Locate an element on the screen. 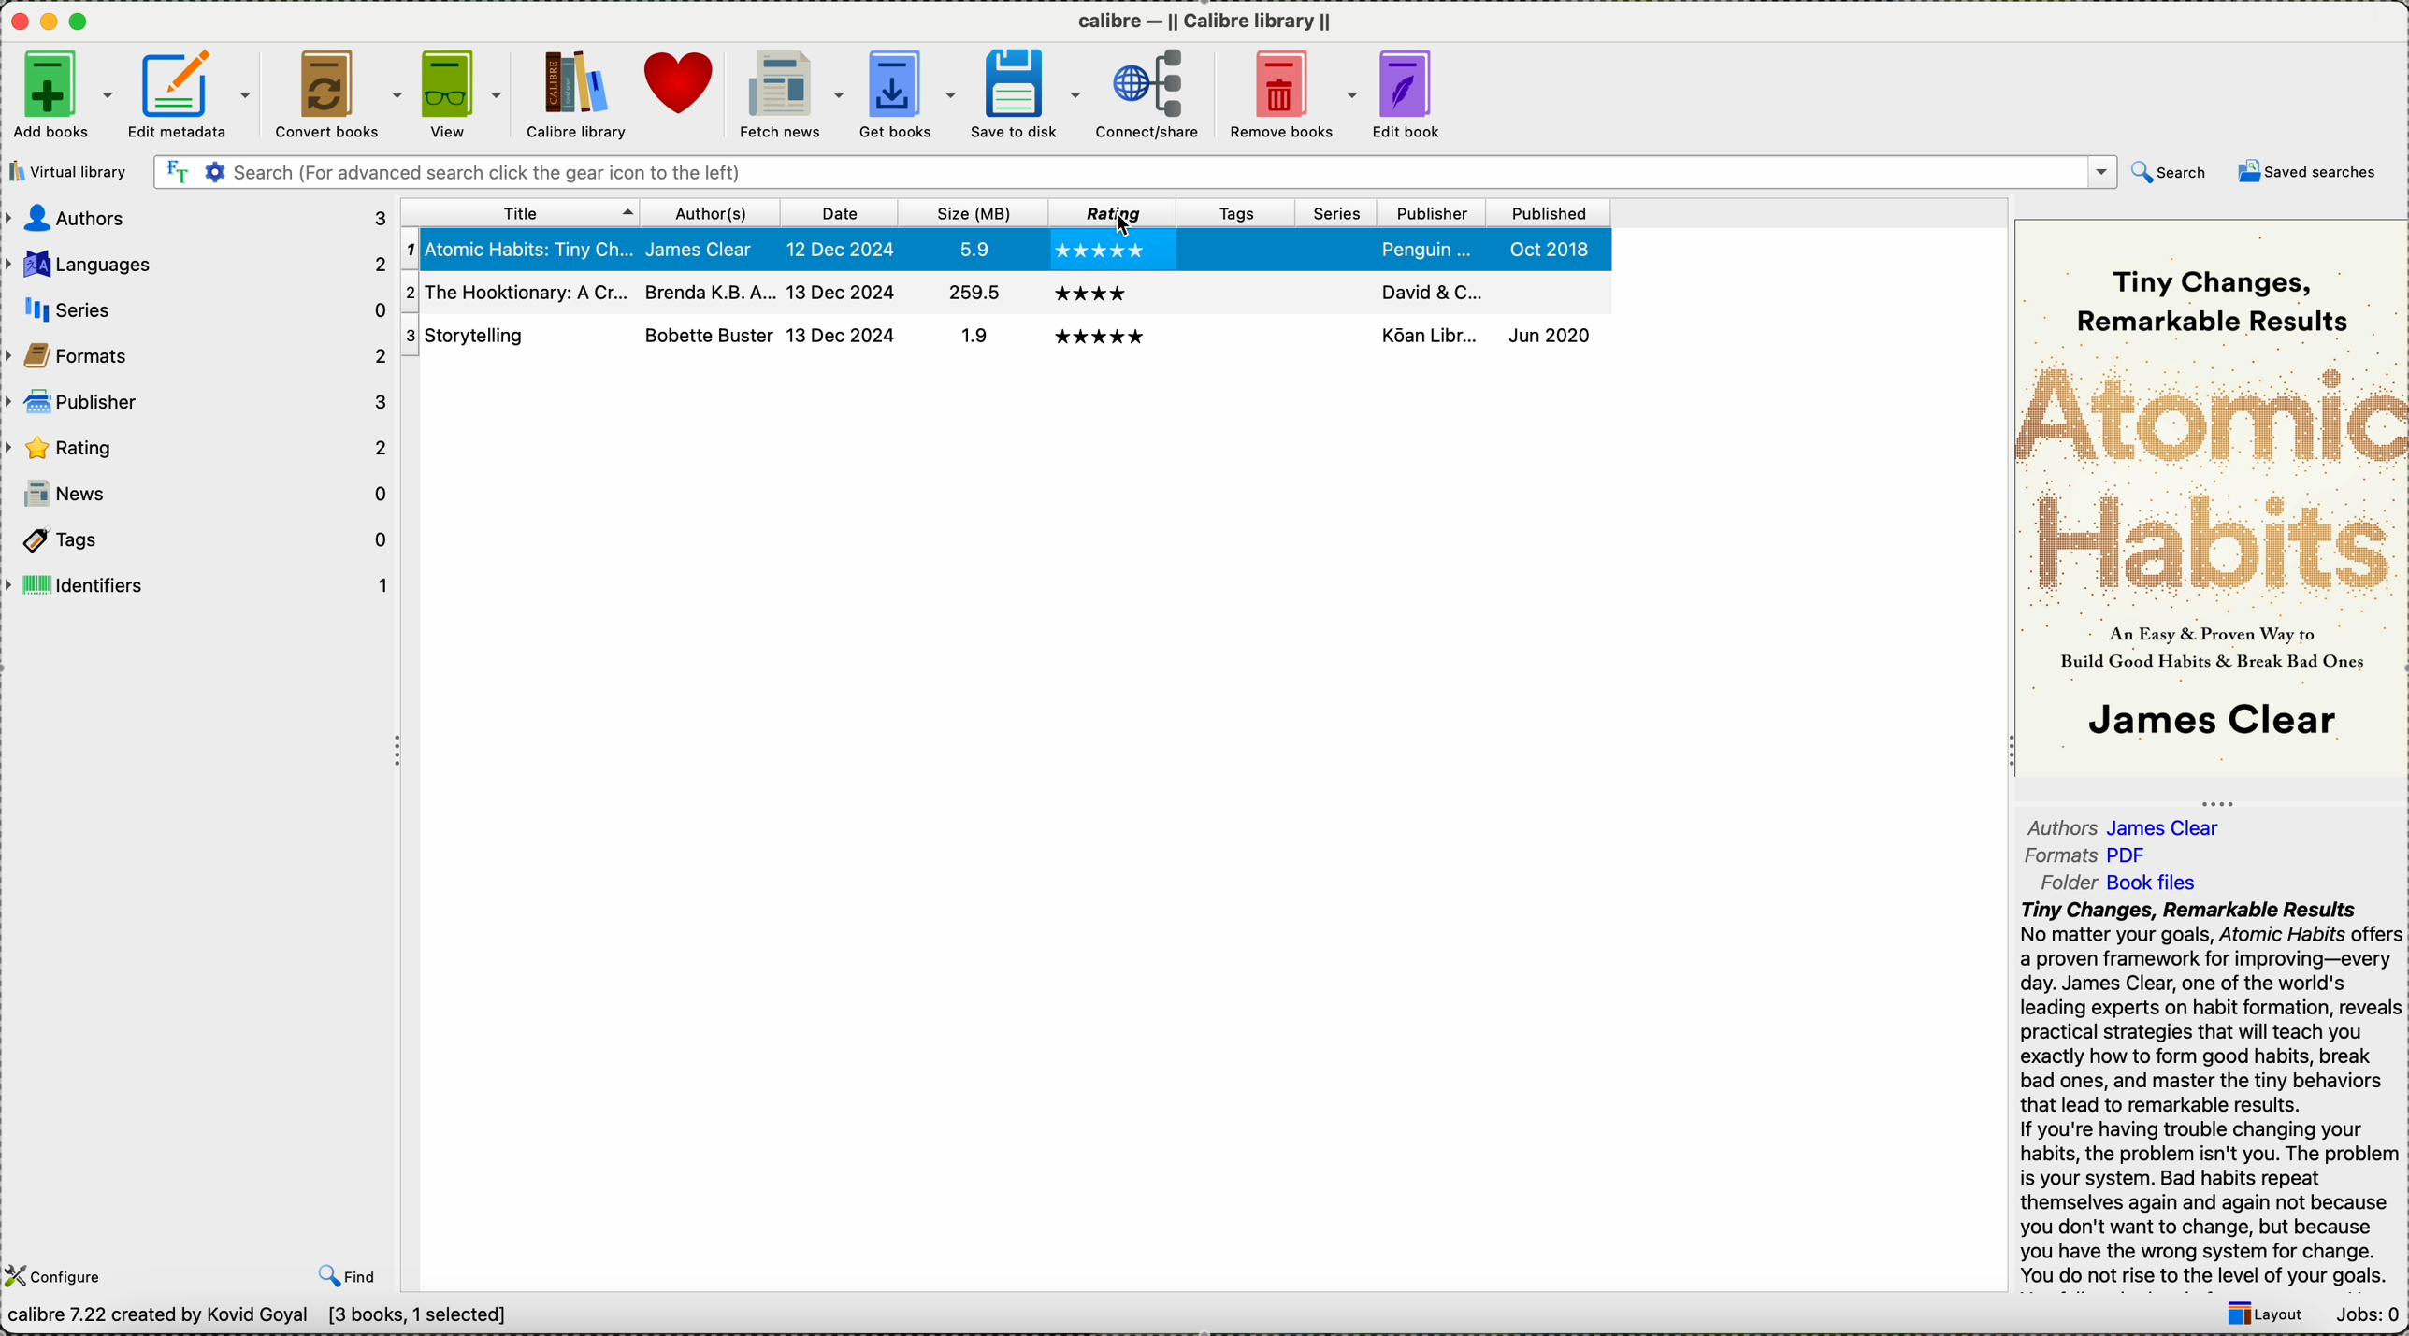 The image size is (2409, 1336). collapse is located at coordinates (2214, 799).